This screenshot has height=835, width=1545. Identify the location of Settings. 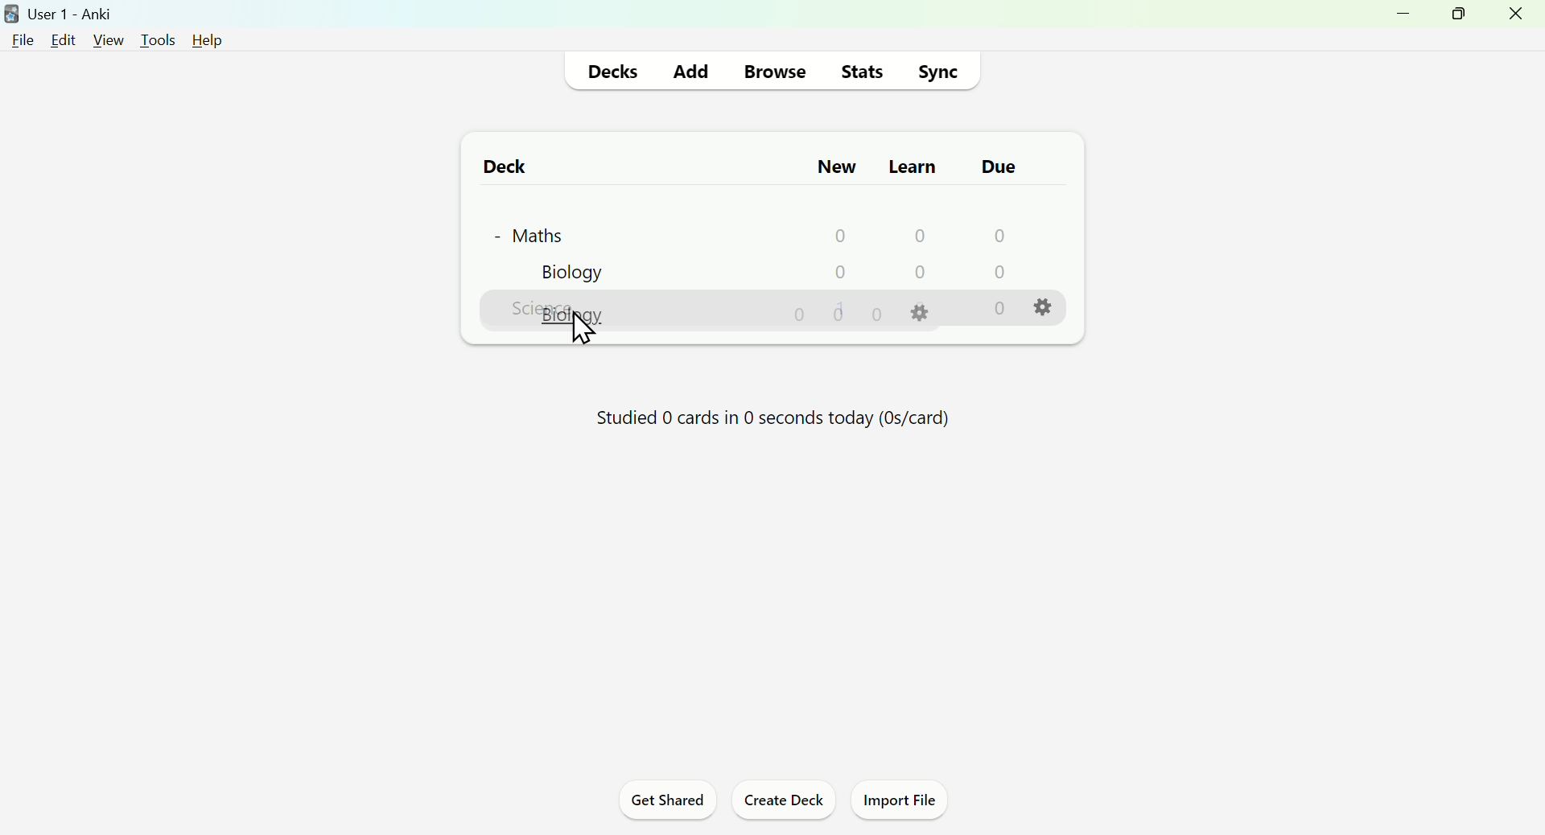
(1047, 308).